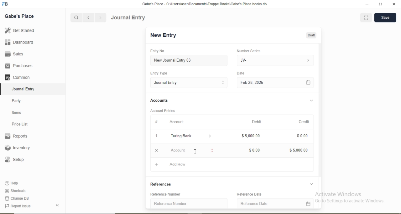 This screenshot has height=214, width=401. I want to click on Full screen, so click(366, 17).